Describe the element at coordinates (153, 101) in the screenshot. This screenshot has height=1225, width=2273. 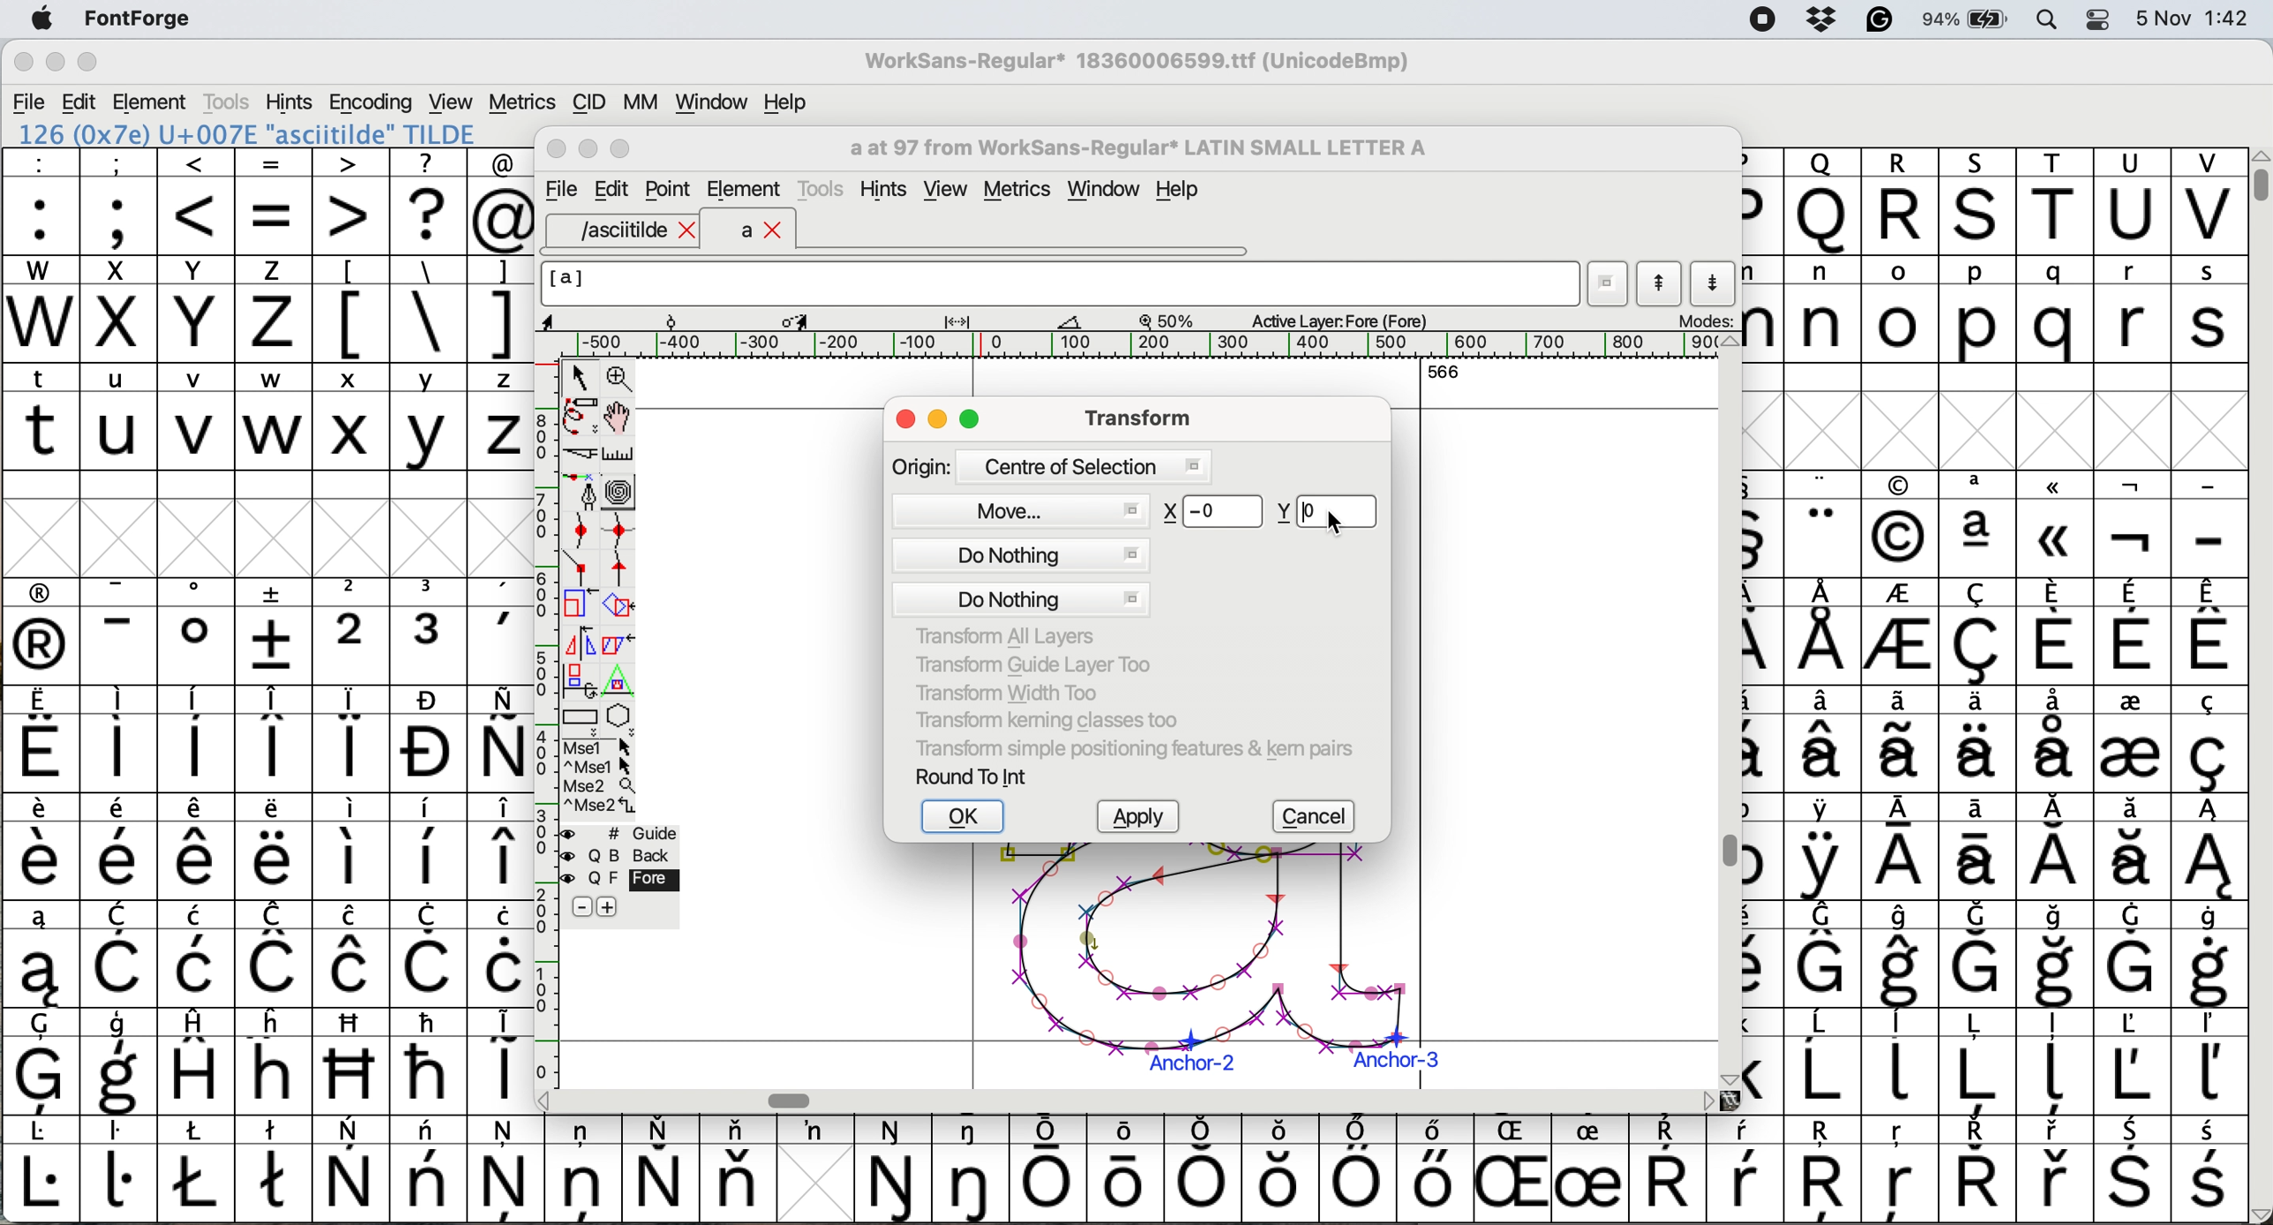
I see `element` at that location.